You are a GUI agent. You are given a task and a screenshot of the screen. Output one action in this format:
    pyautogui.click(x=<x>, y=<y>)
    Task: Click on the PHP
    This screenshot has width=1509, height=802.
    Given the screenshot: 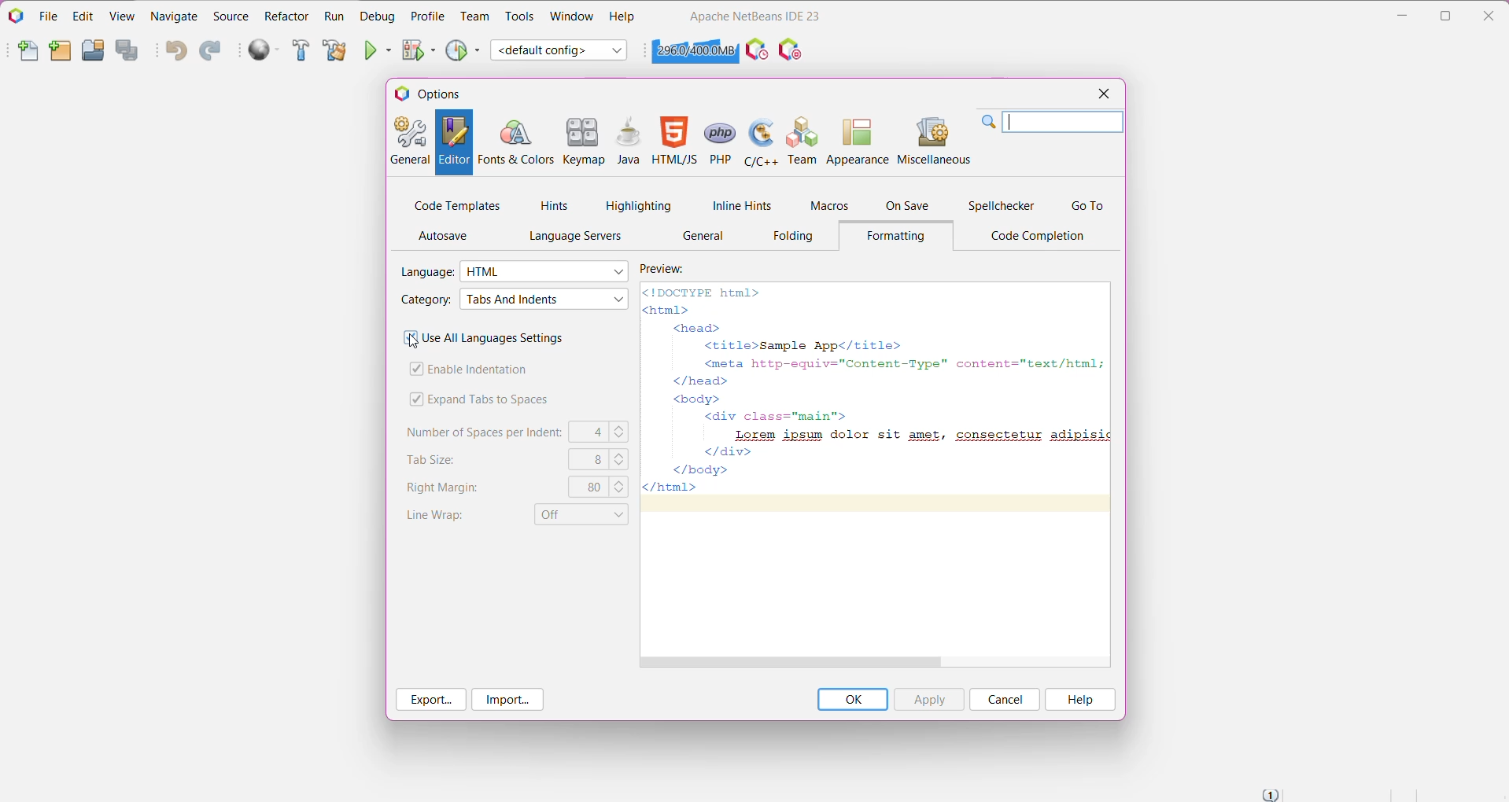 What is the action you would take?
    pyautogui.click(x=721, y=141)
    